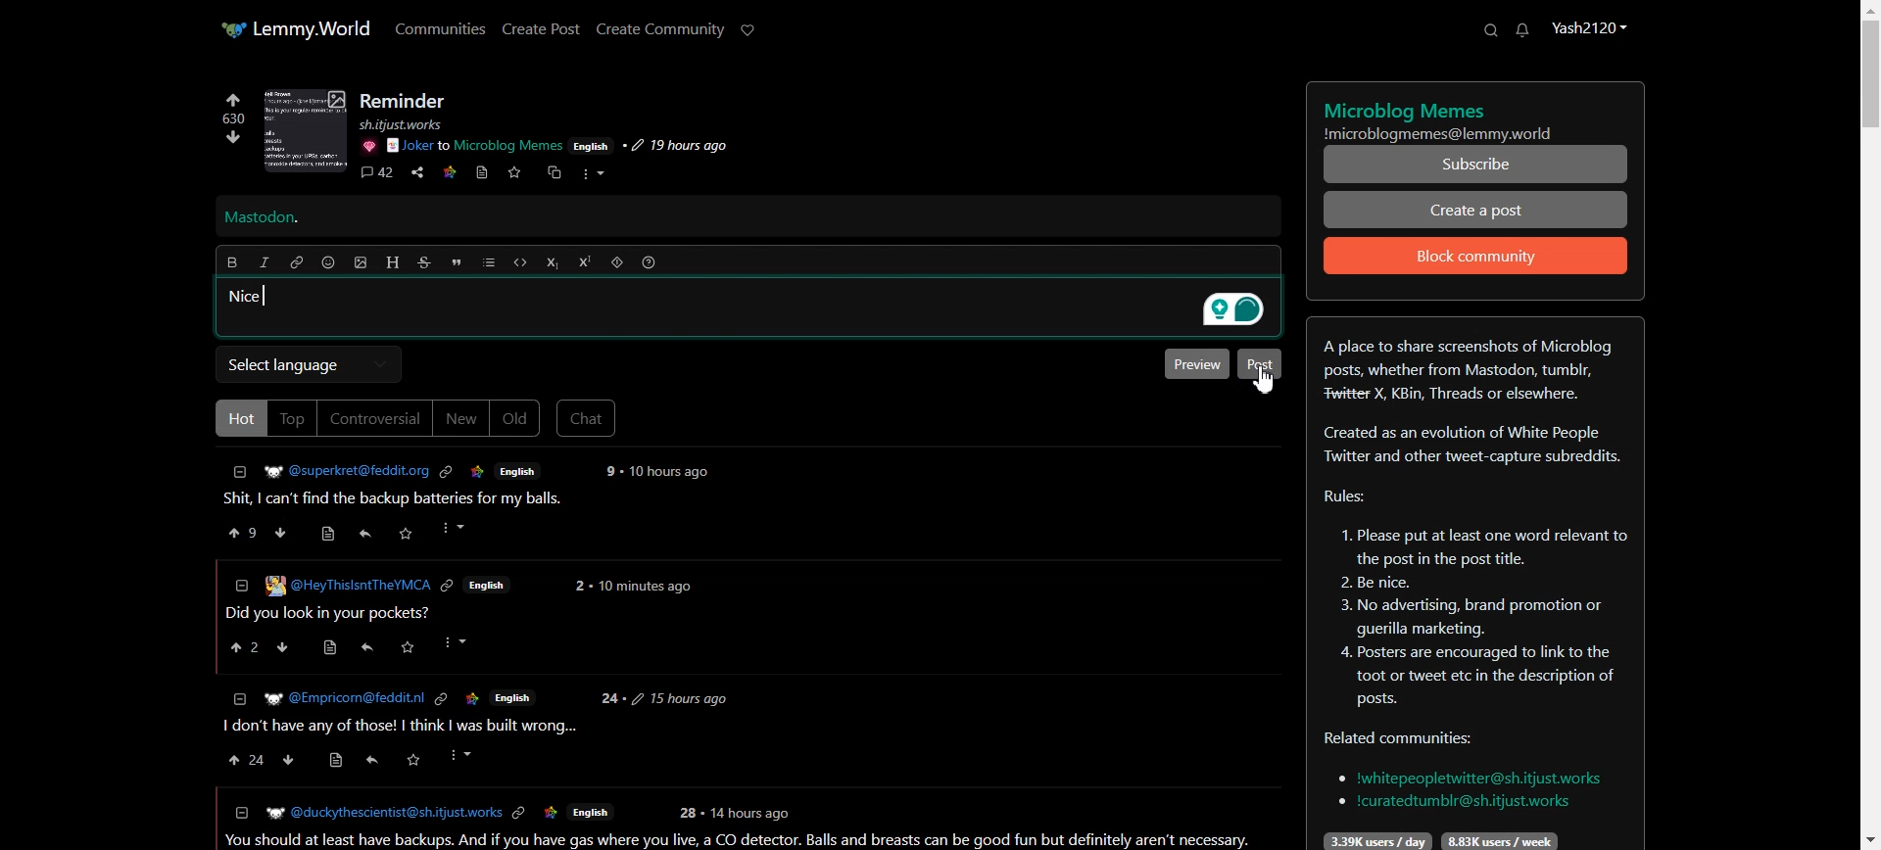  What do you see at coordinates (753, 812) in the screenshot?
I see `` at bounding box center [753, 812].